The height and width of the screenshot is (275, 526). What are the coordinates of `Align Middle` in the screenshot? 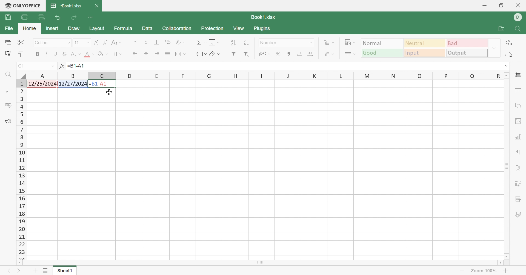 It's located at (146, 43).